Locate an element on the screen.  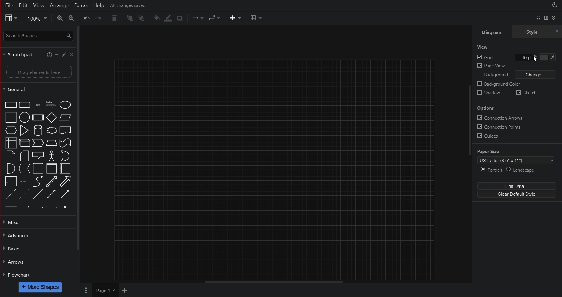
diamond is located at coordinates (50, 116).